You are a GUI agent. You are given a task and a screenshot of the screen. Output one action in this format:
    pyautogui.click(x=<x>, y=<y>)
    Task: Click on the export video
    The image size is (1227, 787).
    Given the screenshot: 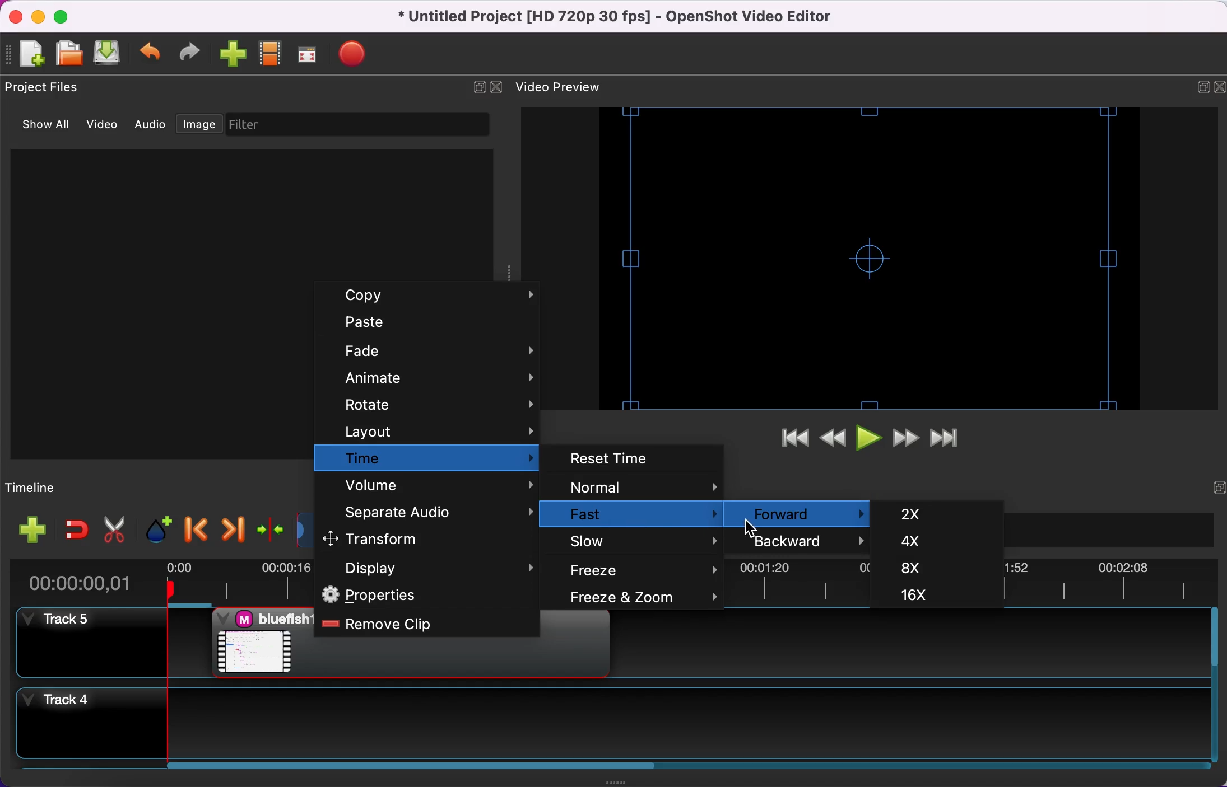 What is the action you would take?
    pyautogui.click(x=358, y=54)
    